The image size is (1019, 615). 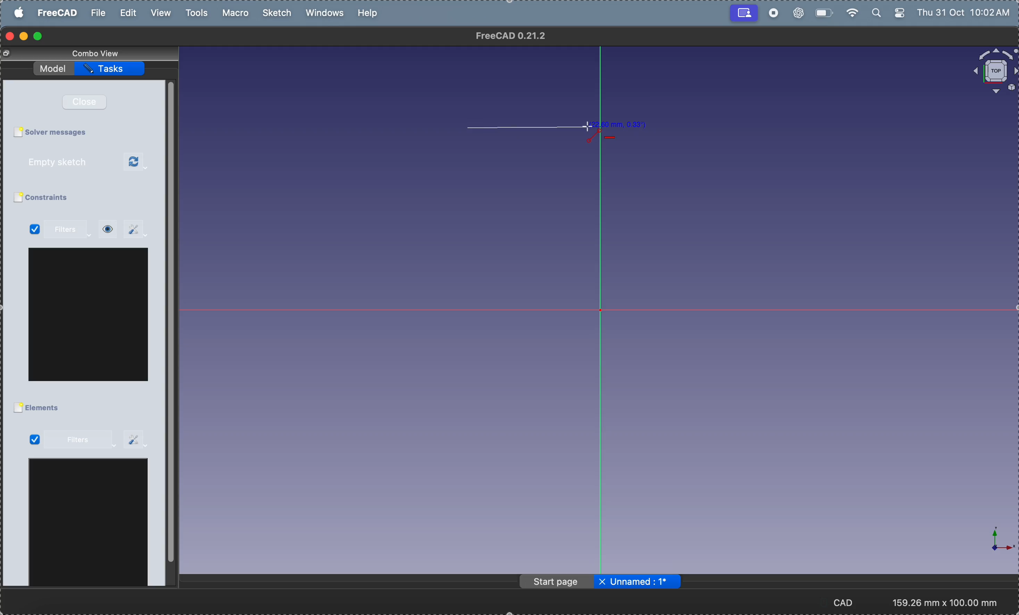 What do you see at coordinates (20, 12) in the screenshot?
I see `apple menu` at bounding box center [20, 12].